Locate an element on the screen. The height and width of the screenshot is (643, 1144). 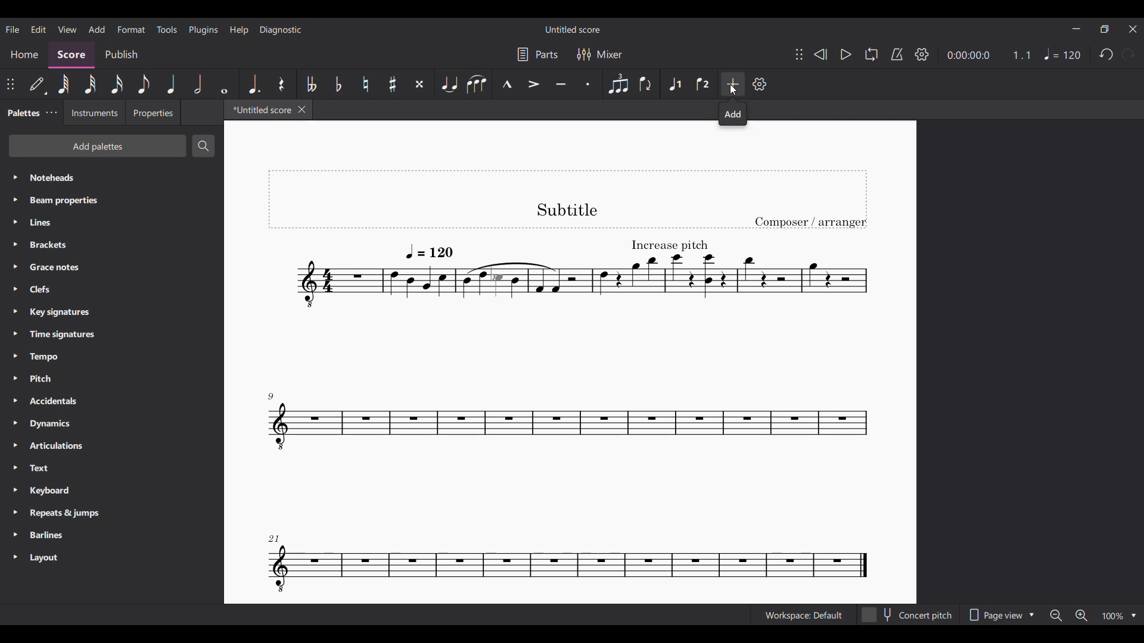
Toggle double sharp is located at coordinates (419, 84).